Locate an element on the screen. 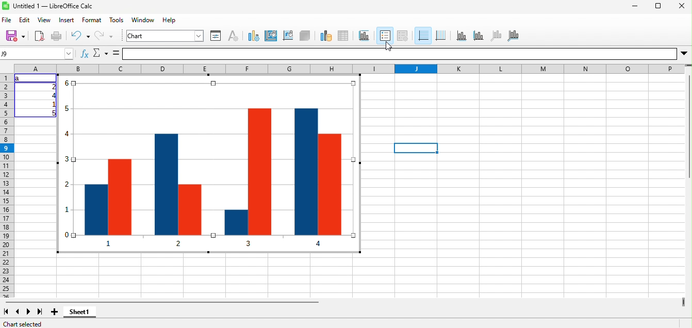 This screenshot has width=692, height=328. edit is located at coordinates (24, 21).